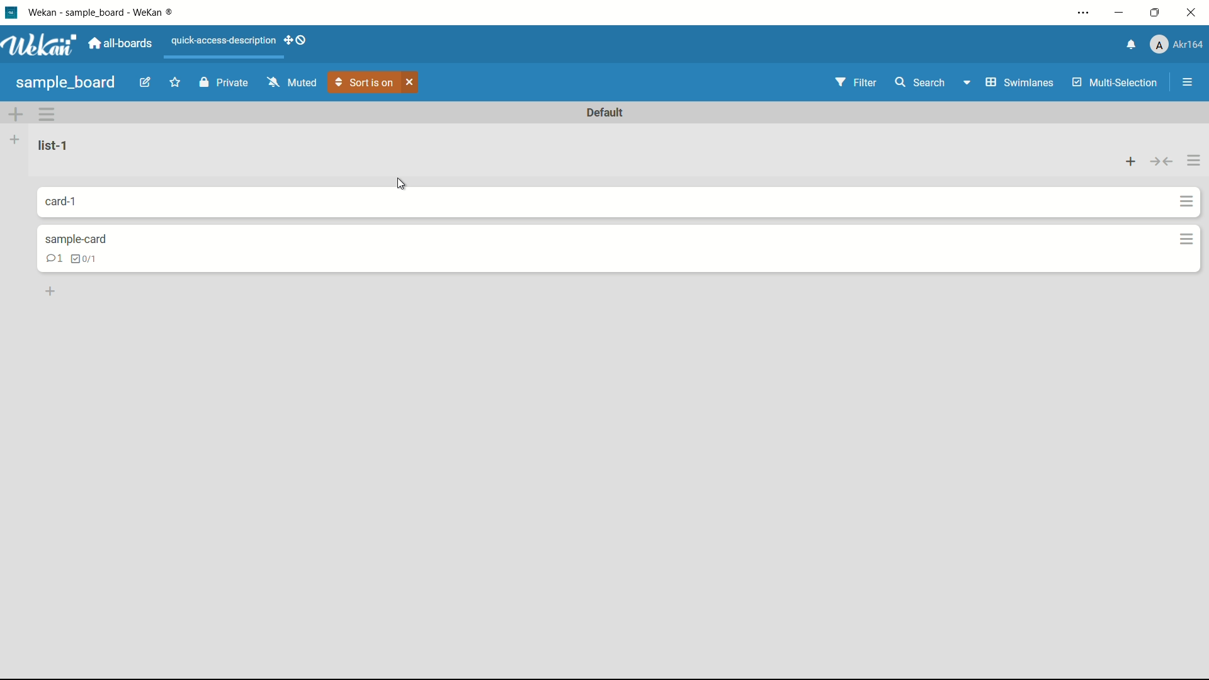 The image size is (1209, 680). What do you see at coordinates (1132, 45) in the screenshot?
I see `notifications` at bounding box center [1132, 45].